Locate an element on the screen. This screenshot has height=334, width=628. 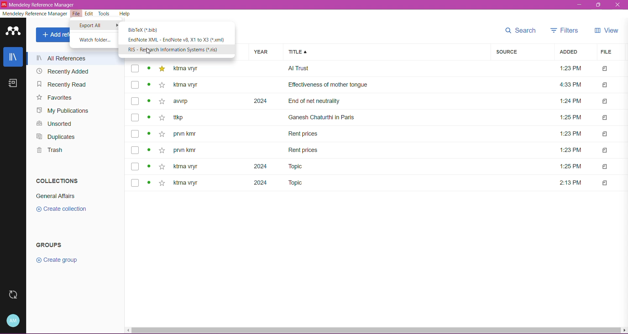
Help is located at coordinates (126, 14).